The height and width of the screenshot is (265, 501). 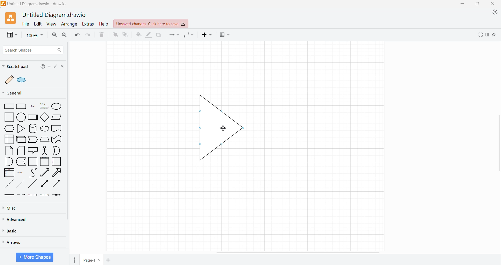 What do you see at coordinates (54, 15) in the screenshot?
I see `Untitled Diagram.draw.io` at bounding box center [54, 15].